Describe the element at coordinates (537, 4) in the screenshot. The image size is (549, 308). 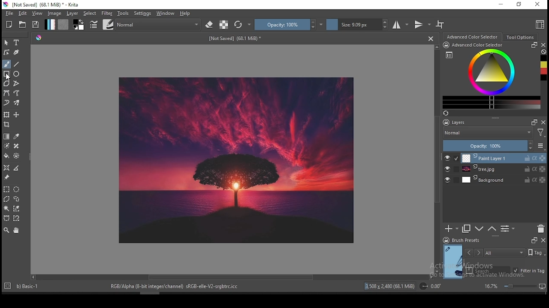
I see `close window` at that location.